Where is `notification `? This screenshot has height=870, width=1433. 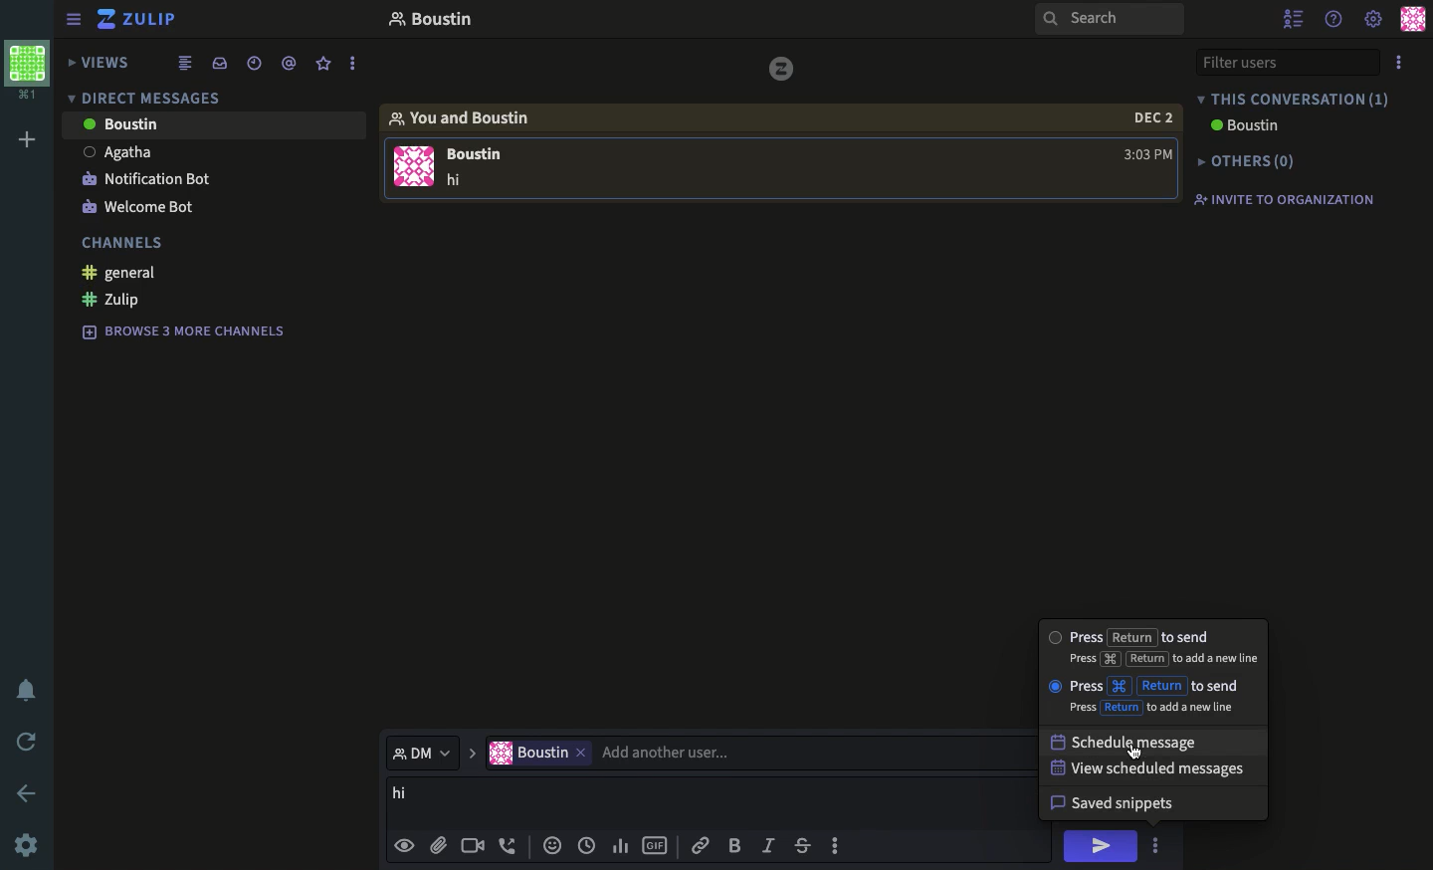 notification  is located at coordinates (29, 690).